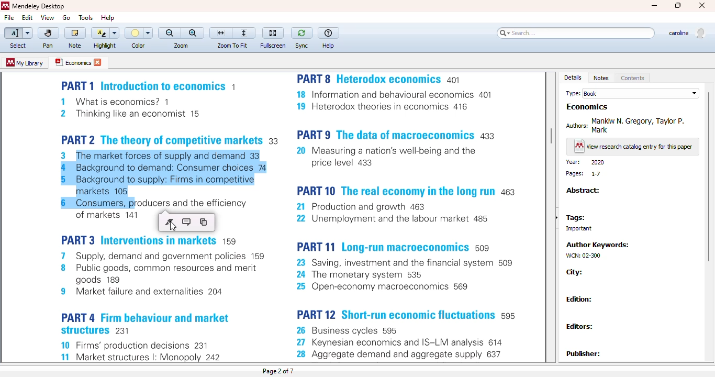 This screenshot has width=715, height=377. What do you see at coordinates (47, 17) in the screenshot?
I see `view` at bounding box center [47, 17].